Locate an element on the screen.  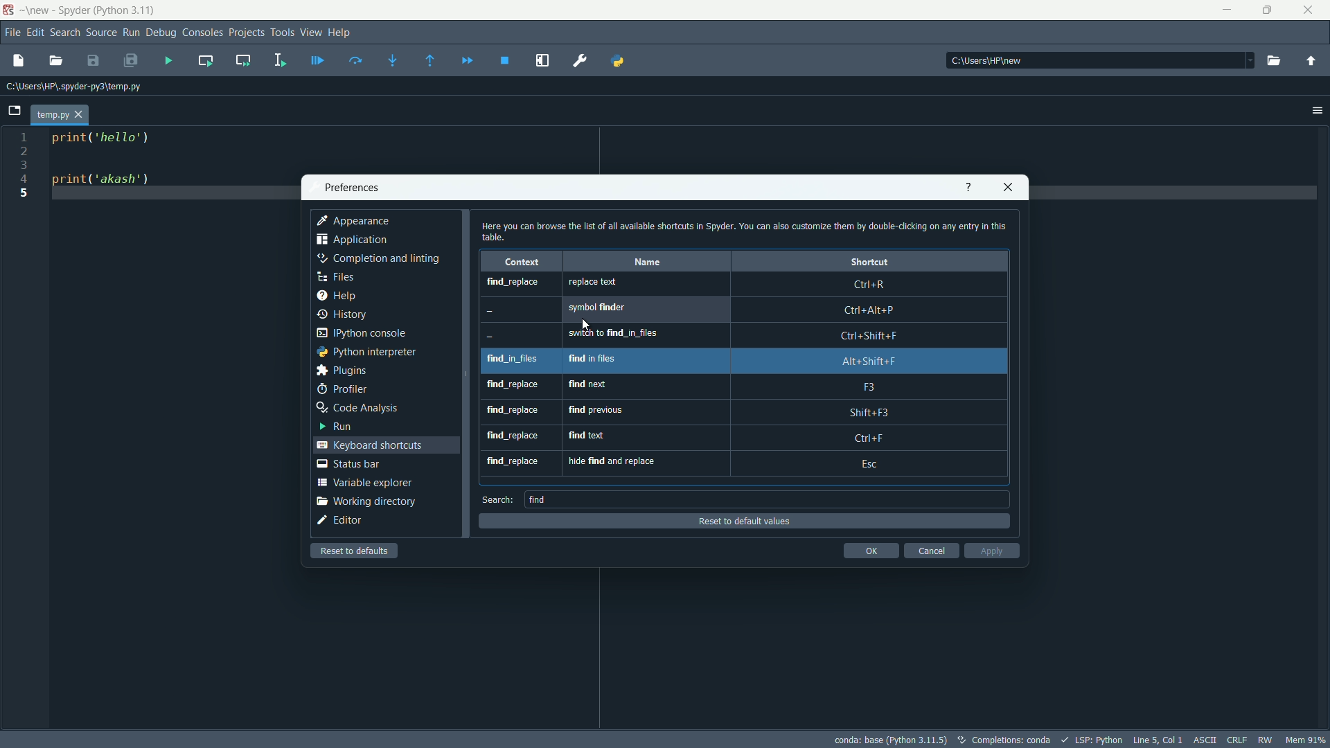
run current cell and go to next one is located at coordinates (242, 62).